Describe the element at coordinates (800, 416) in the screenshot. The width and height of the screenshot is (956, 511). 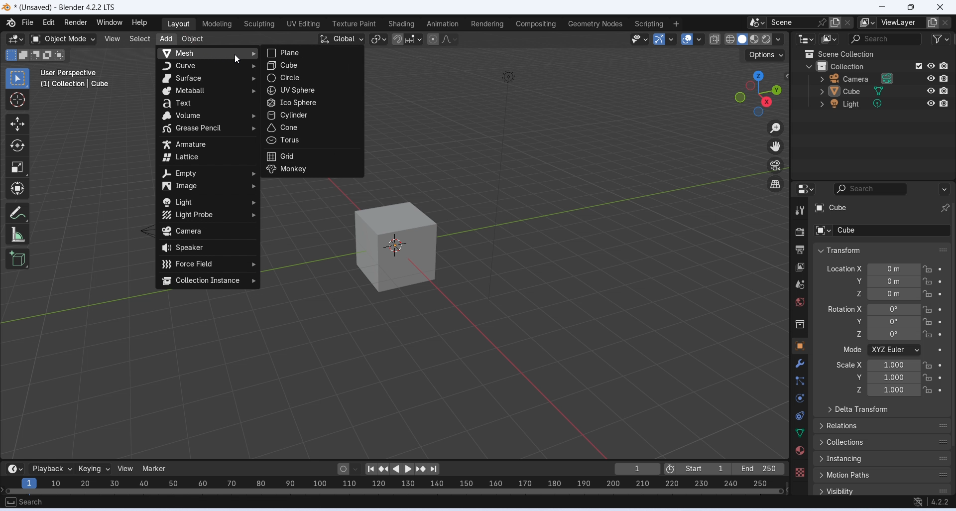
I see `constraints` at that location.